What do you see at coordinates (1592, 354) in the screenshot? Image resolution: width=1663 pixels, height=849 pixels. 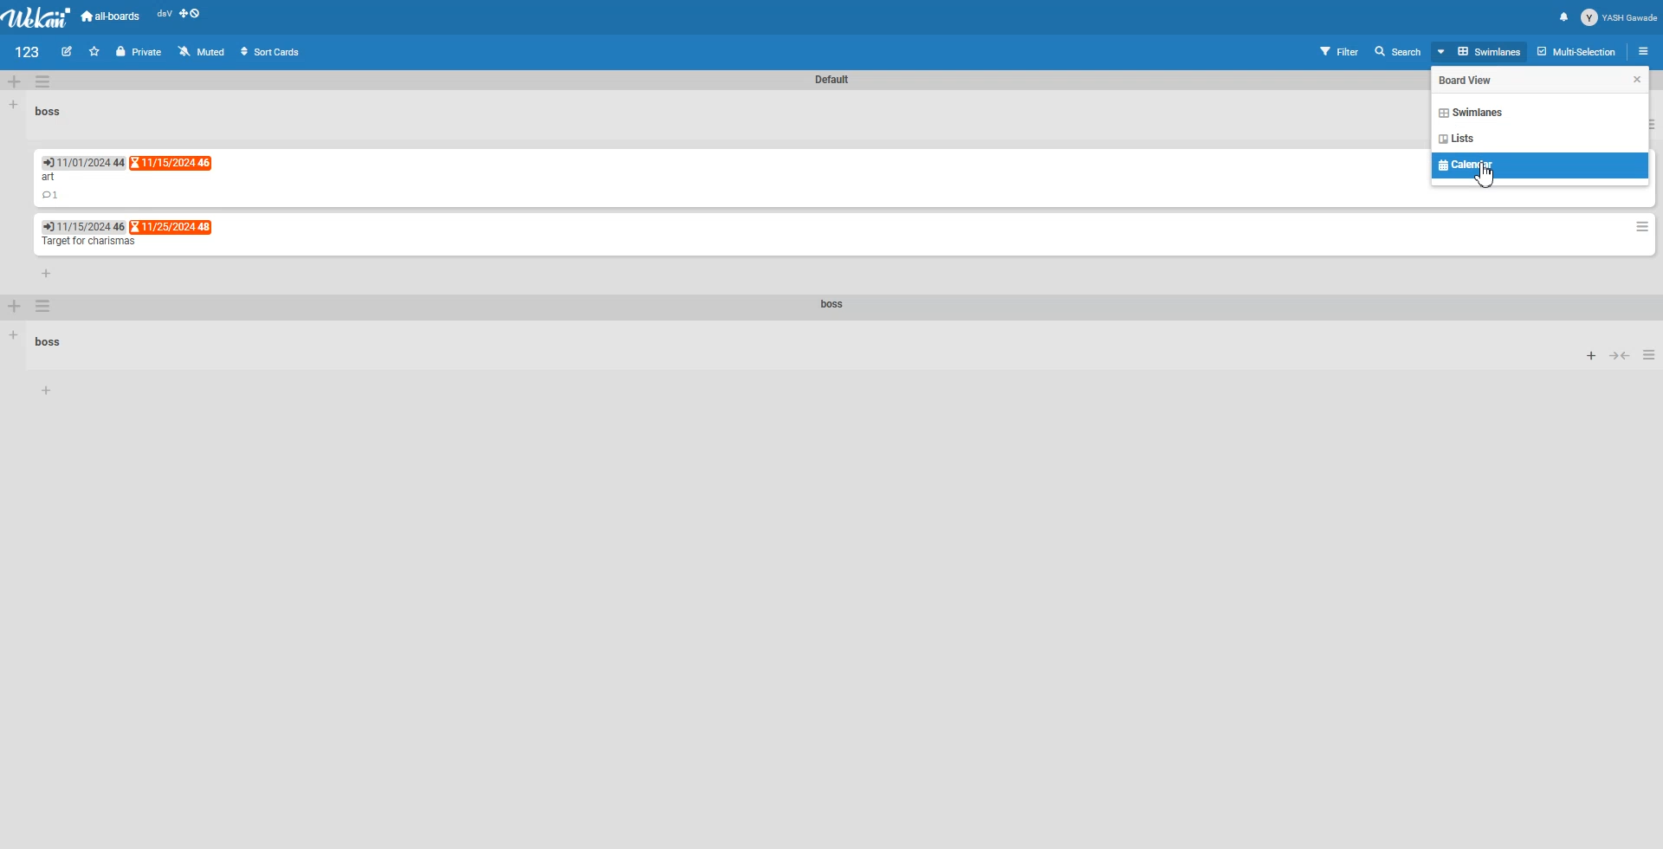 I see `Add card` at bounding box center [1592, 354].